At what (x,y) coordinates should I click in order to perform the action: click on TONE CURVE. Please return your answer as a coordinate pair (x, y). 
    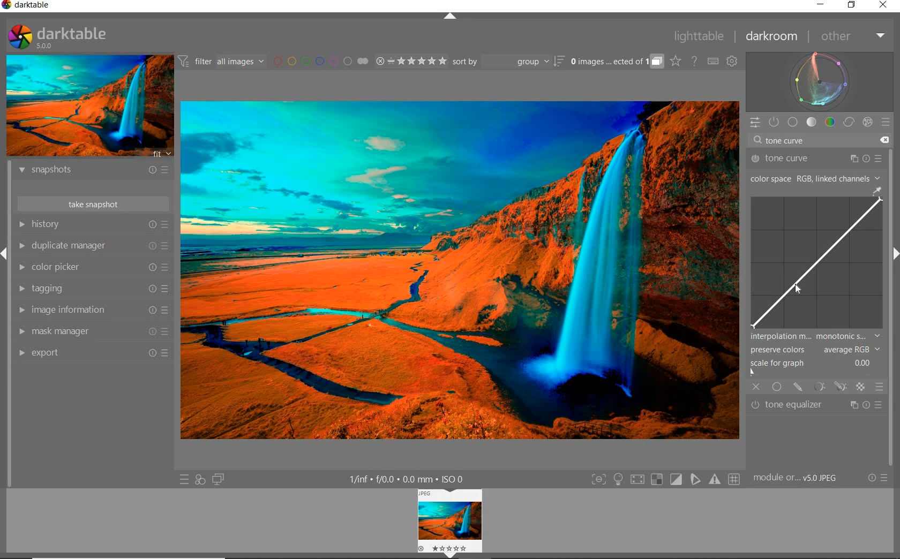
    Looking at the image, I should click on (817, 258).